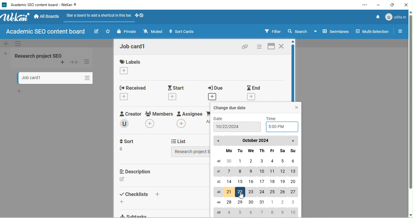  What do you see at coordinates (259, 46) in the screenshot?
I see `card actions` at bounding box center [259, 46].